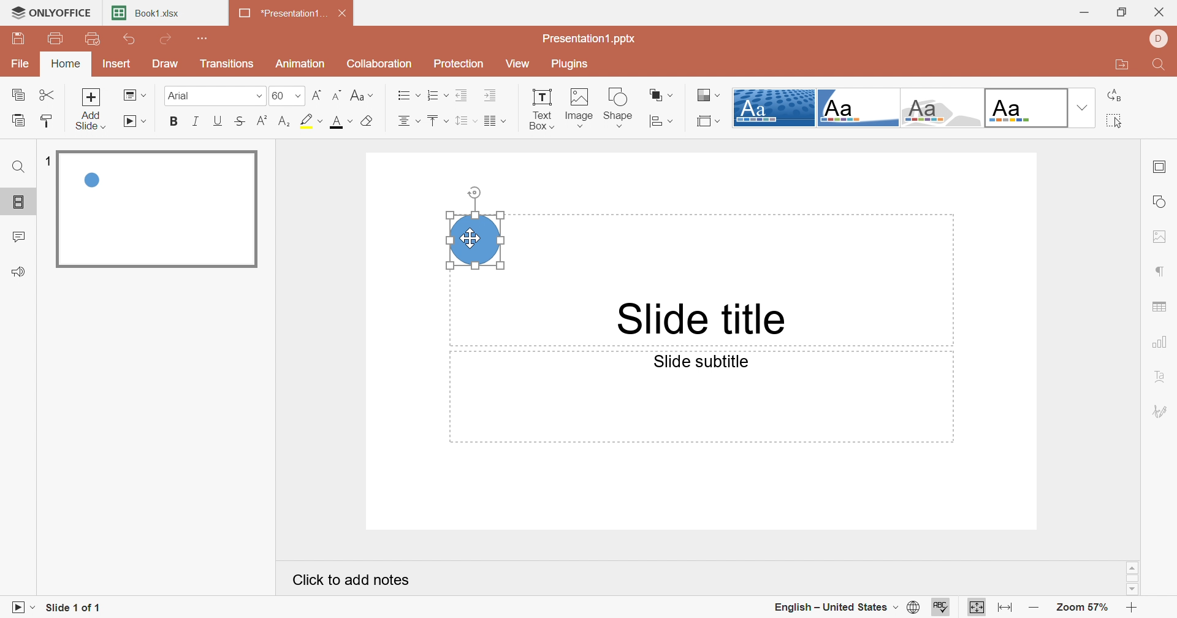 Image resolution: width=1177 pixels, height=618 pixels. What do you see at coordinates (311, 120) in the screenshot?
I see `Highlight color` at bounding box center [311, 120].